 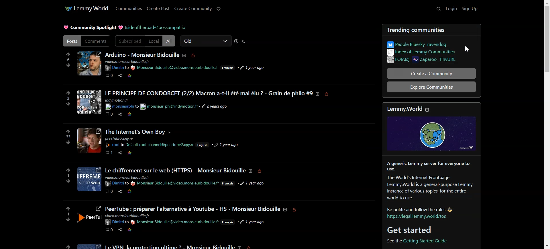 What do you see at coordinates (120, 192) in the screenshot?
I see `share` at bounding box center [120, 192].